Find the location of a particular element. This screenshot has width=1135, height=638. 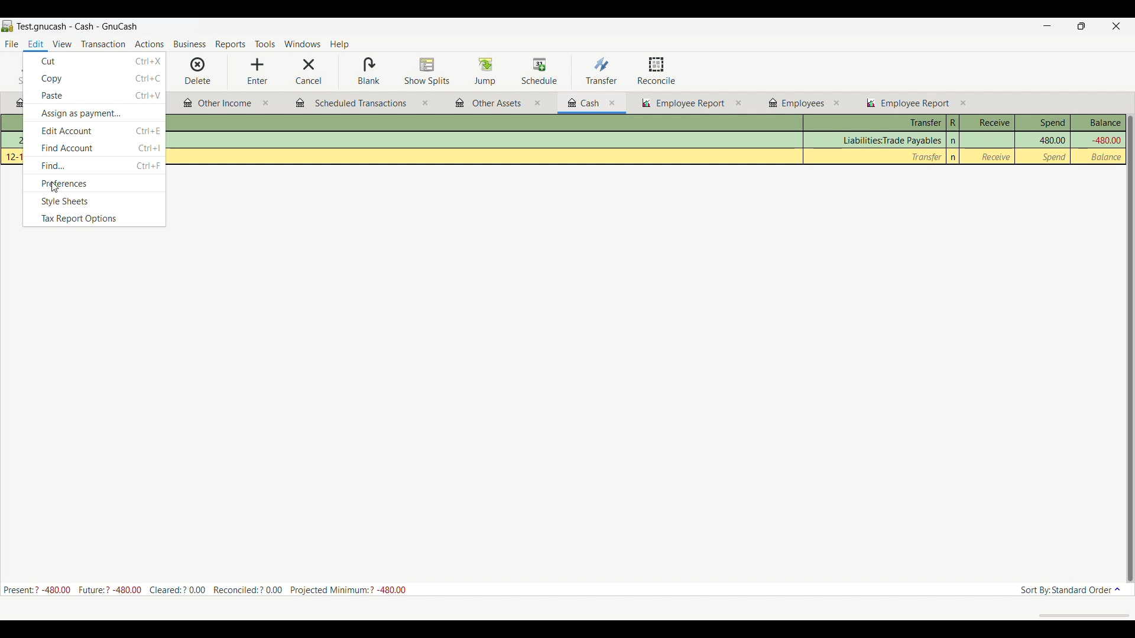

Schedule is located at coordinates (540, 71).